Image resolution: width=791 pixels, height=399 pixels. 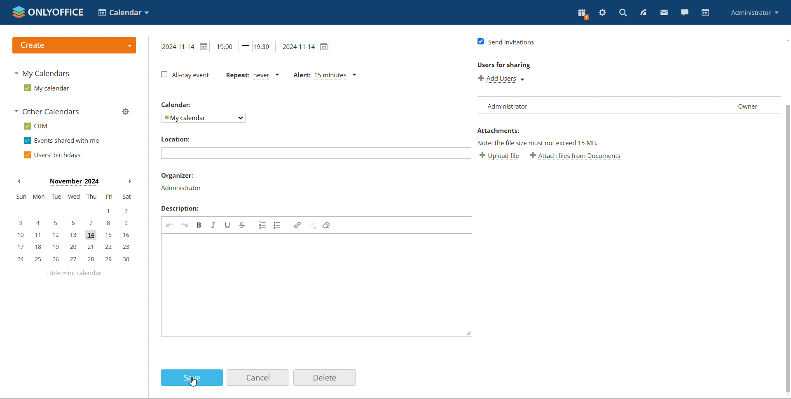 I want to click on attachments, so click(x=578, y=155).